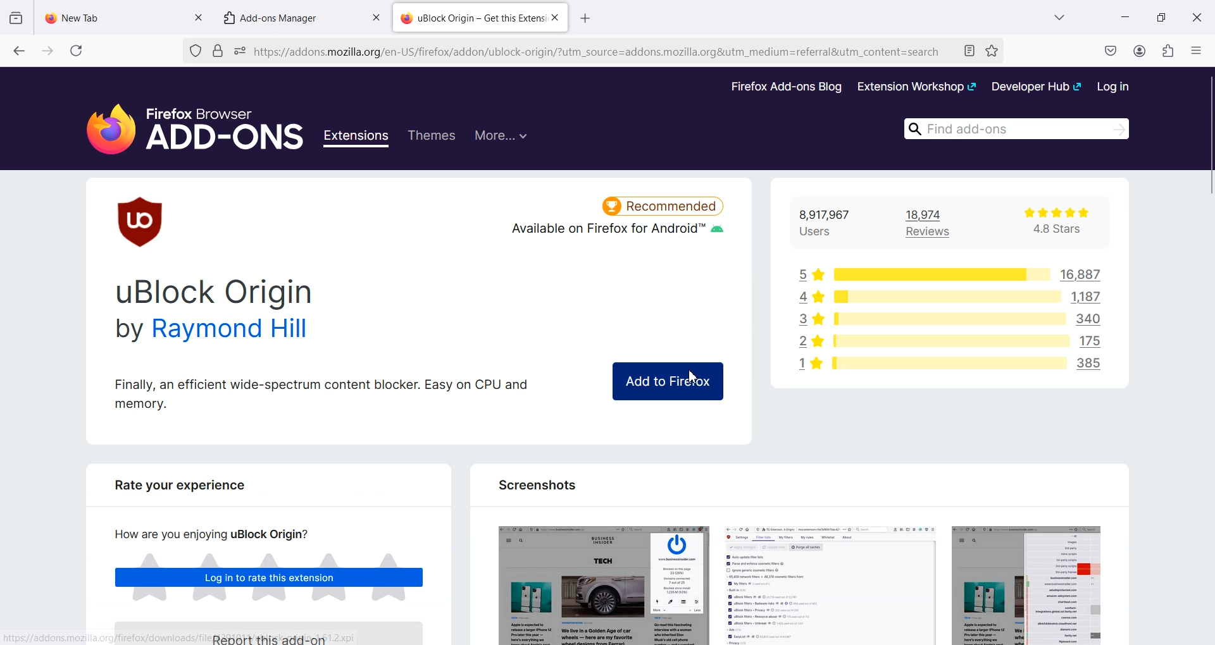 The height and width of the screenshot is (645, 1215). Describe the element at coordinates (1168, 51) in the screenshot. I see `Extensions` at that location.